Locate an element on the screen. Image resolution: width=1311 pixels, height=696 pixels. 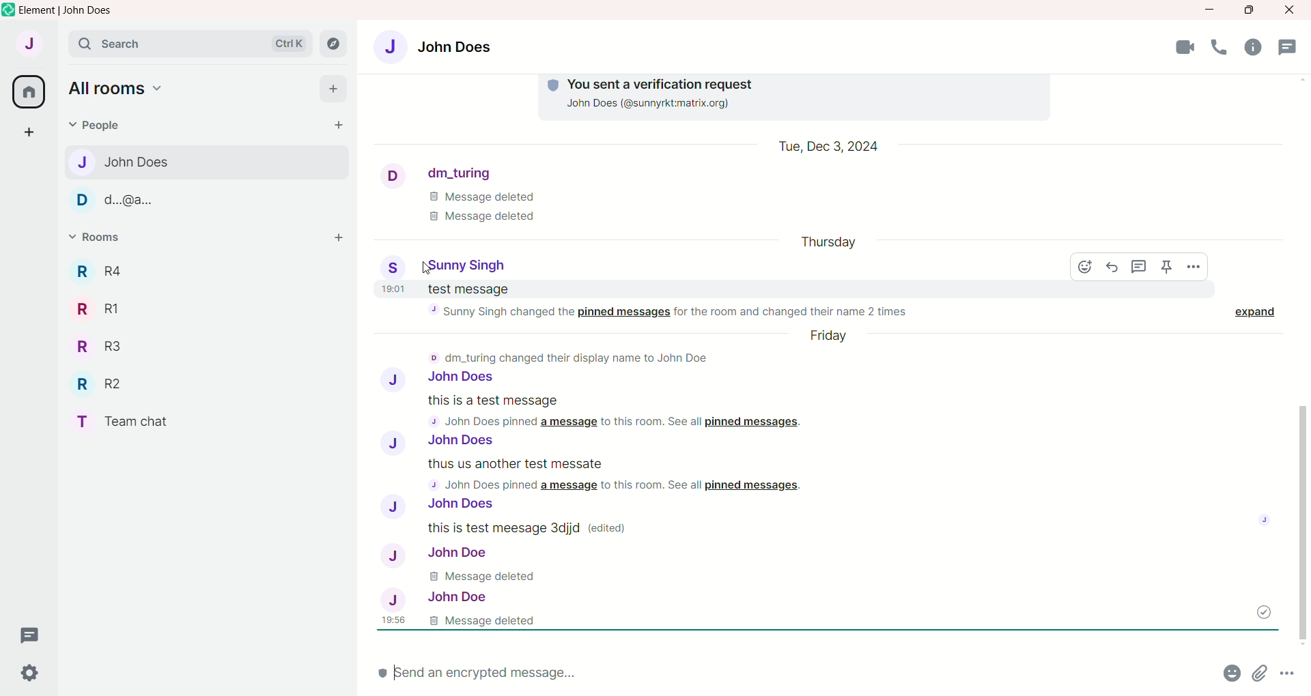
room info is located at coordinates (1256, 44).